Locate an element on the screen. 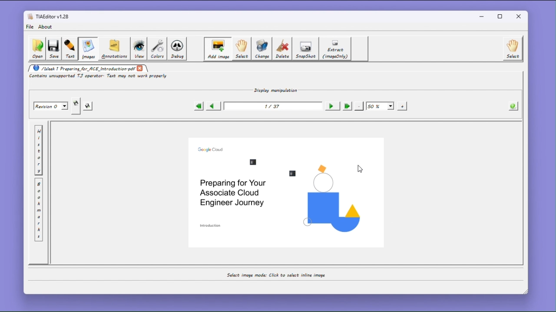  Select  is located at coordinates (241, 49).